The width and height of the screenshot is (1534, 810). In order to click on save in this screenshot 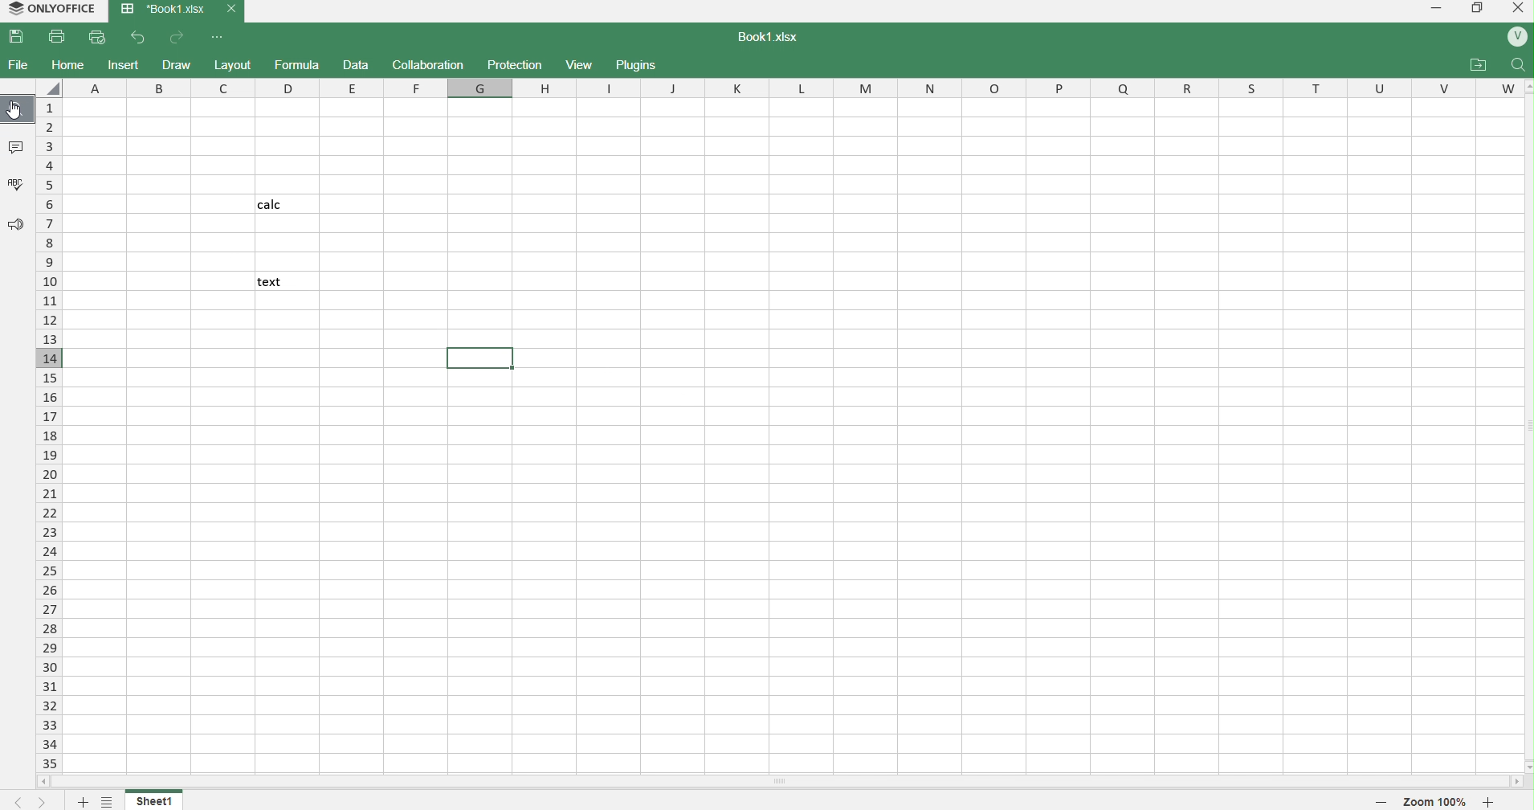, I will do `click(21, 38)`.